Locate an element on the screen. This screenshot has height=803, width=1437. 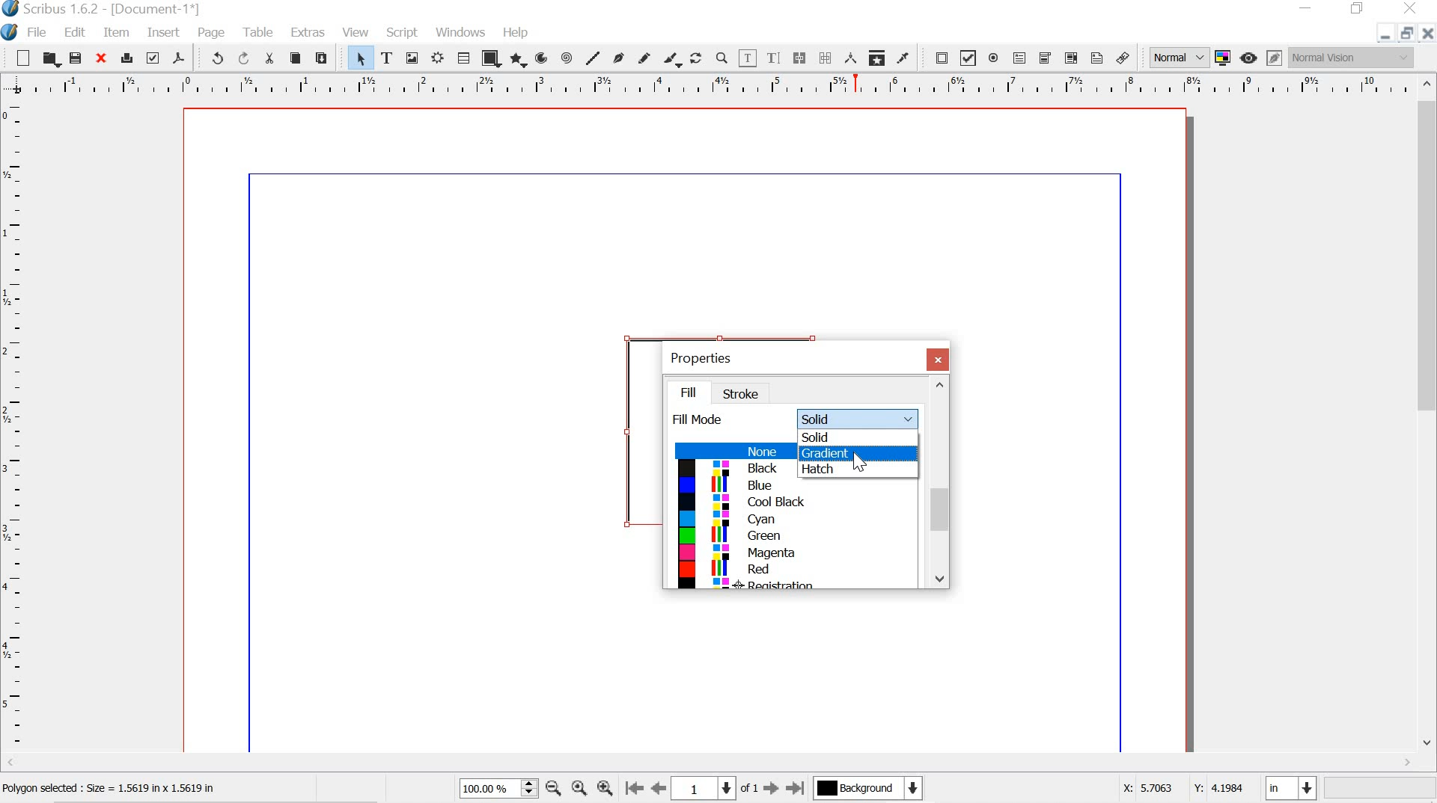
render frame is located at coordinates (439, 58).